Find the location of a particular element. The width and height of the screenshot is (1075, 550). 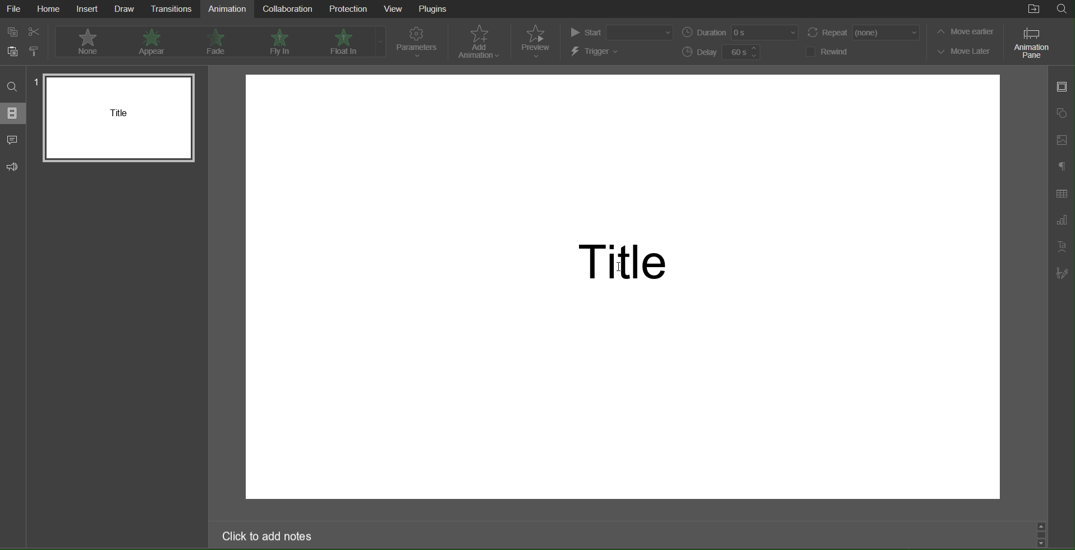

Trigger is located at coordinates (596, 52).